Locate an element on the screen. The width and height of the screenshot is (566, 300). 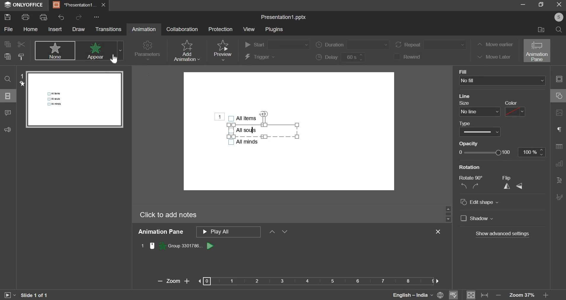
repeat is located at coordinates (432, 45).